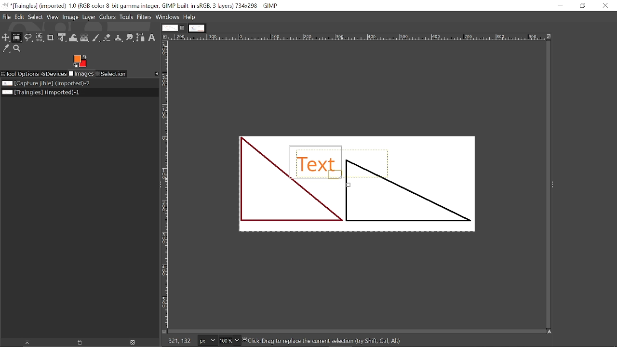  I want to click on Selected text, so click(308, 157).